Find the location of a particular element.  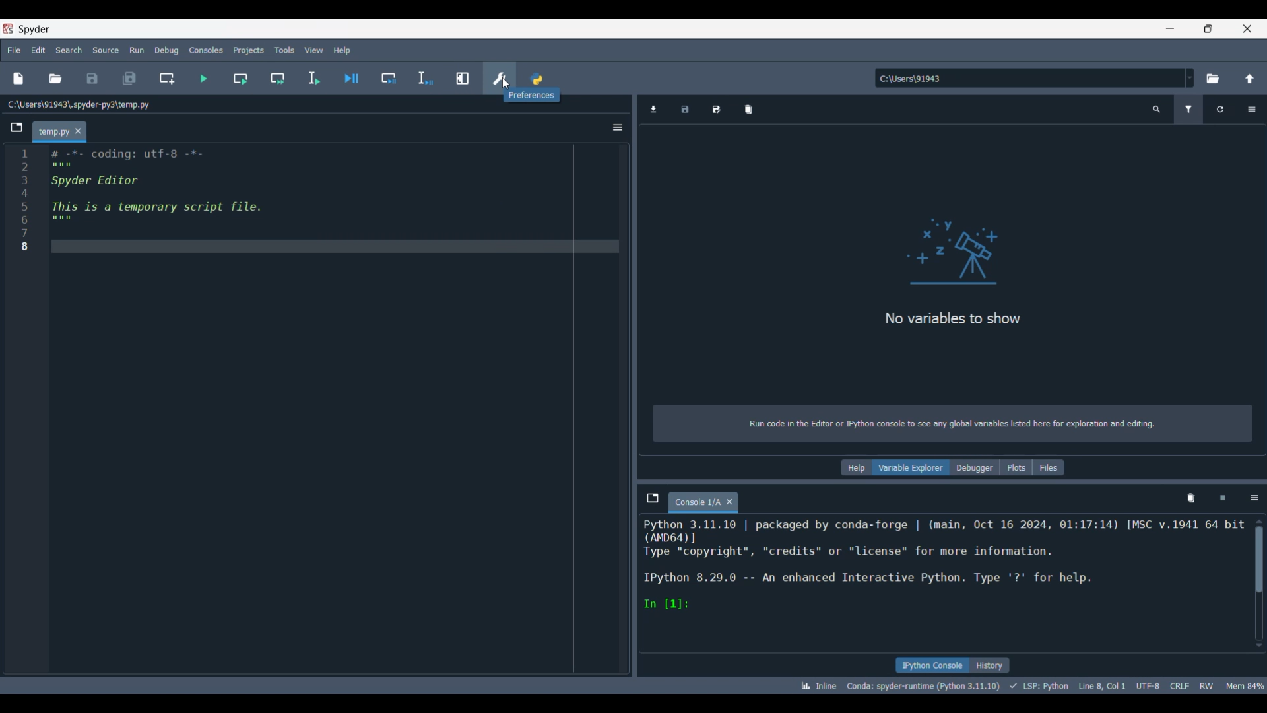

Run menu is located at coordinates (137, 50).